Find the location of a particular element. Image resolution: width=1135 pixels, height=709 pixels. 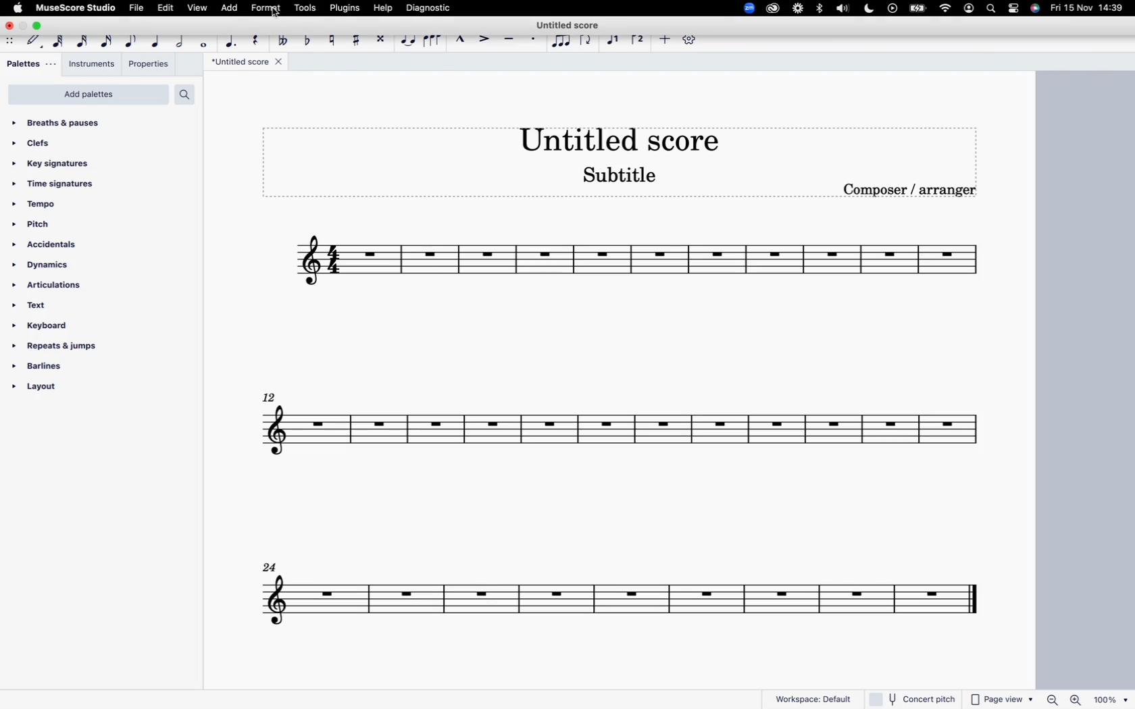

more is located at coordinates (666, 39).